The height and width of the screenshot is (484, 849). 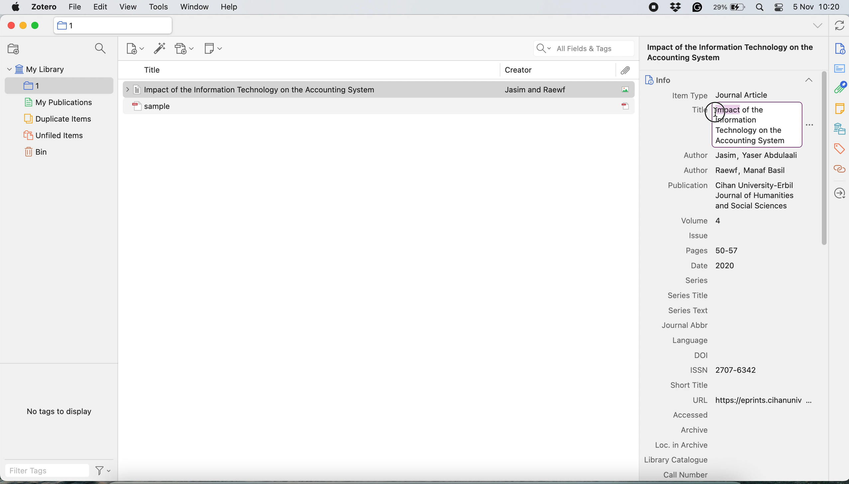 What do you see at coordinates (13, 48) in the screenshot?
I see `new collection` at bounding box center [13, 48].